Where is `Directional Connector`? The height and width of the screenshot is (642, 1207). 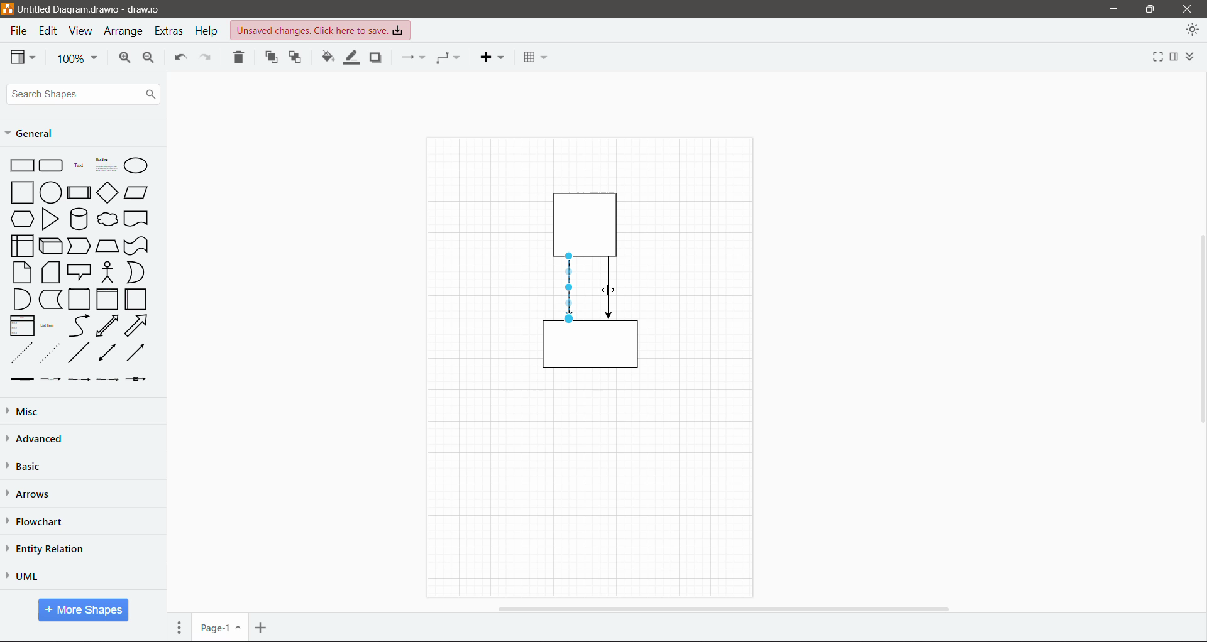
Directional Connector is located at coordinates (570, 288).